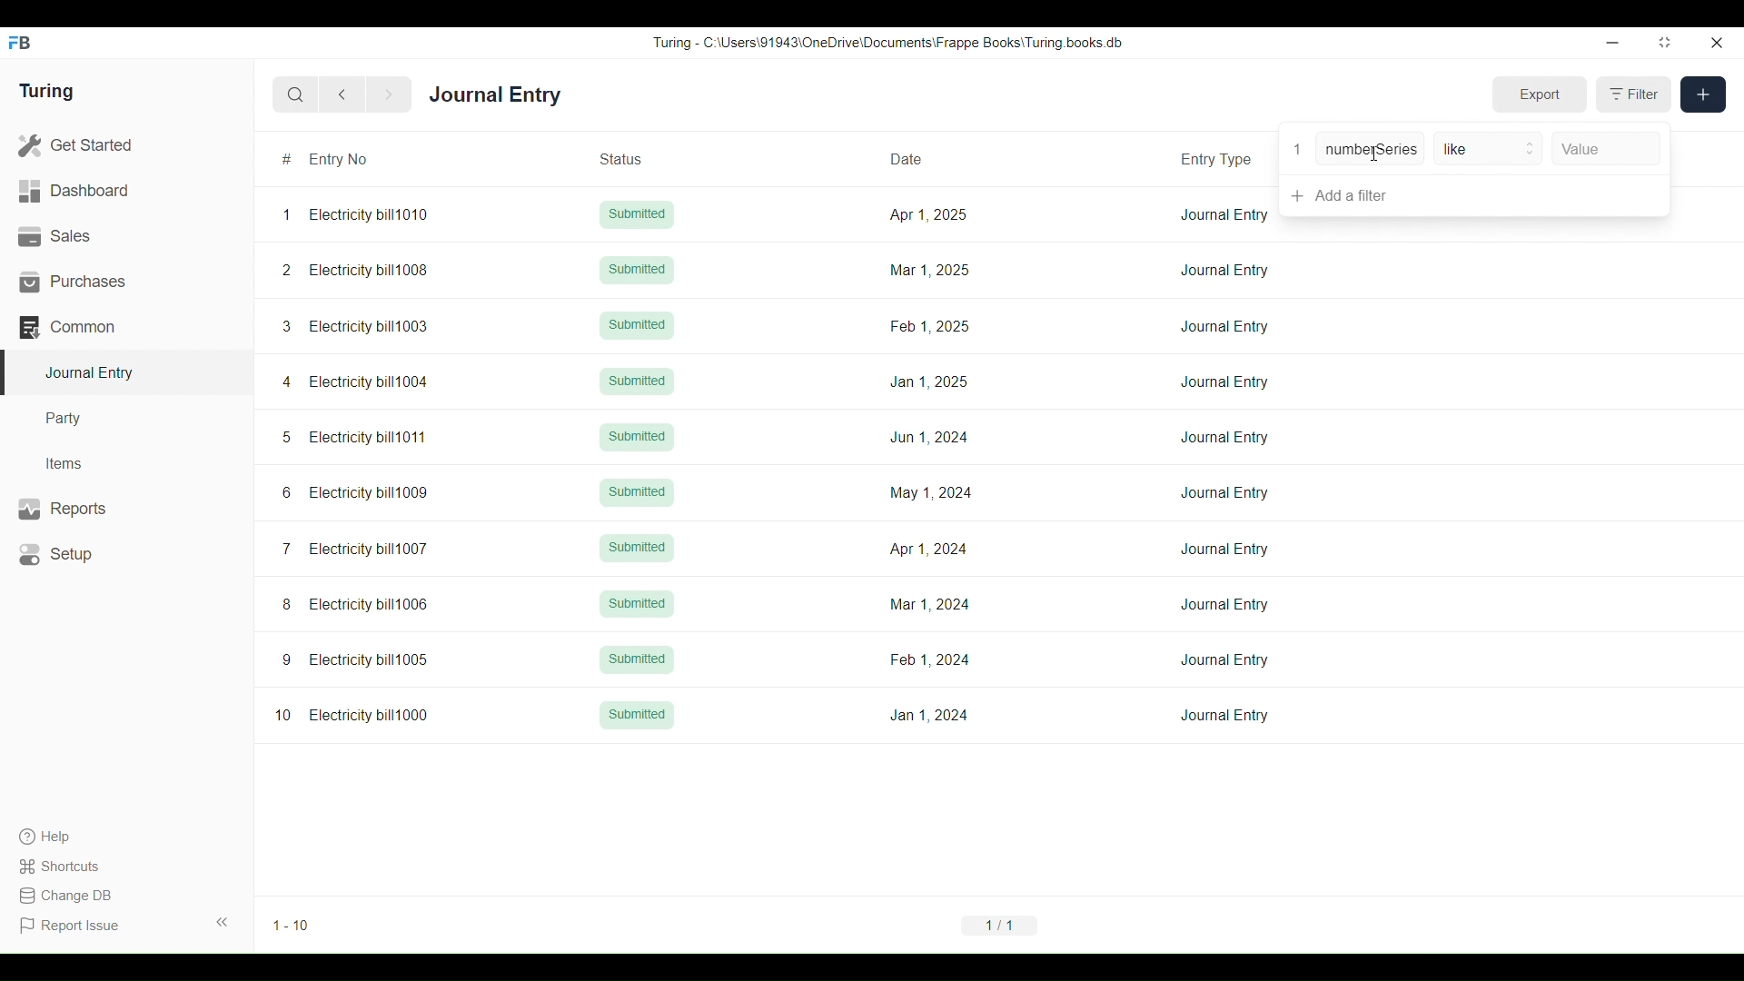 This screenshot has width=1744, height=981. What do you see at coordinates (637, 270) in the screenshot?
I see `Submitted` at bounding box center [637, 270].